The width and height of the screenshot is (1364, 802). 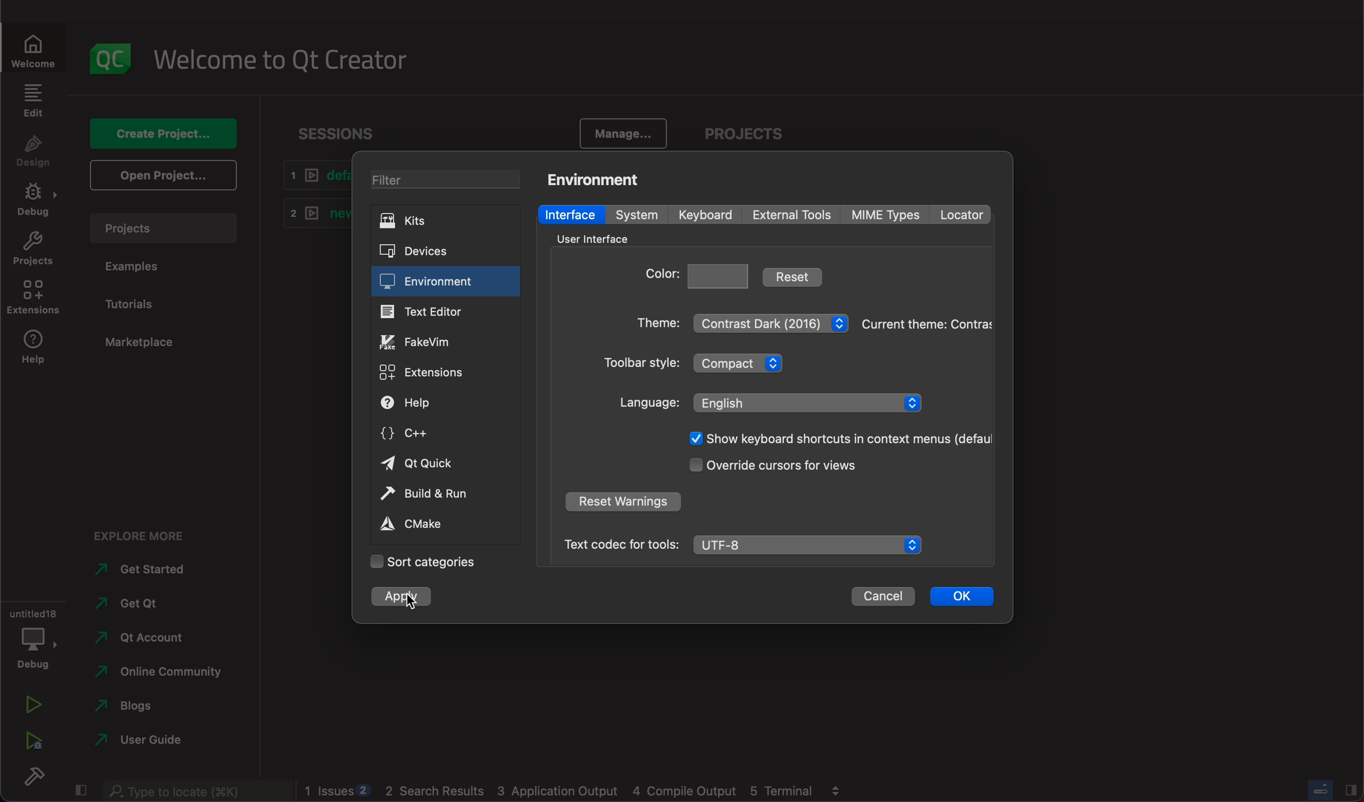 I want to click on guide, so click(x=149, y=741).